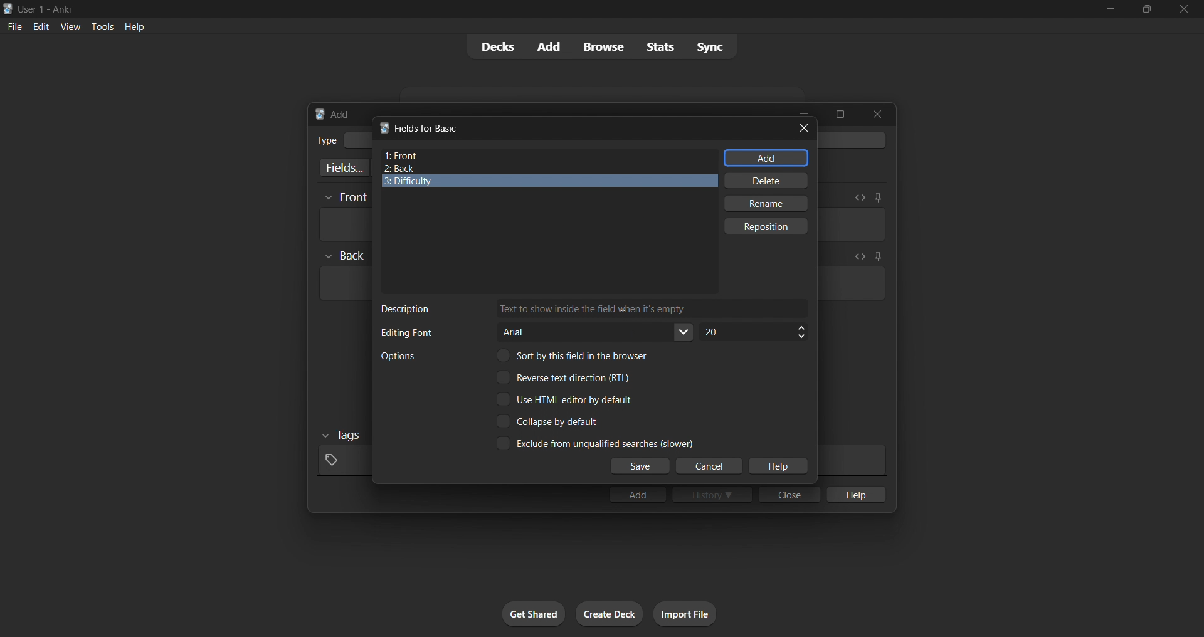  Describe the element at coordinates (878, 197) in the screenshot. I see `Toggle sticky` at that location.